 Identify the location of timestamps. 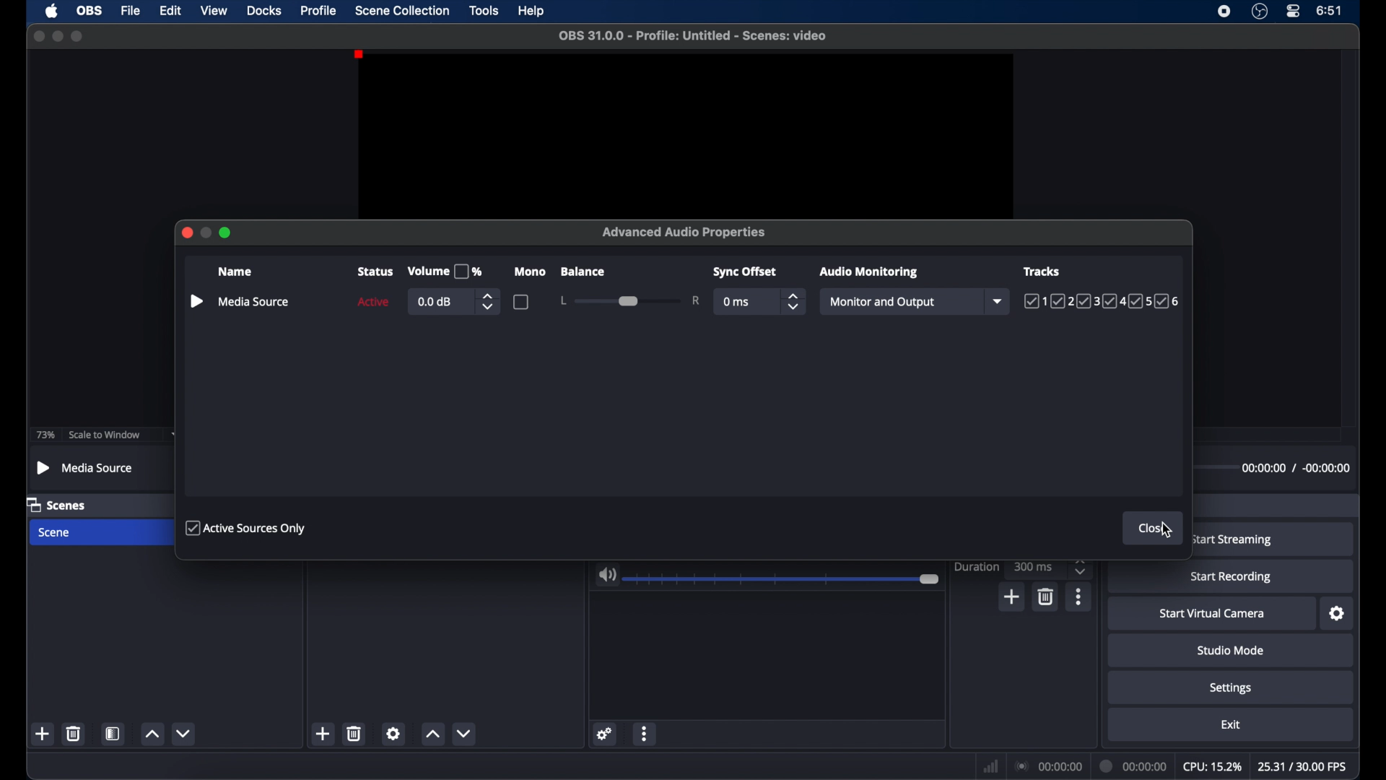
(1296, 469).